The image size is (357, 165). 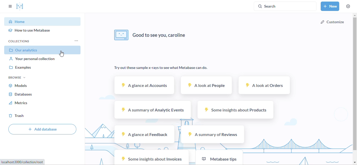 What do you see at coordinates (10, 6) in the screenshot?
I see `close sidebar` at bounding box center [10, 6].